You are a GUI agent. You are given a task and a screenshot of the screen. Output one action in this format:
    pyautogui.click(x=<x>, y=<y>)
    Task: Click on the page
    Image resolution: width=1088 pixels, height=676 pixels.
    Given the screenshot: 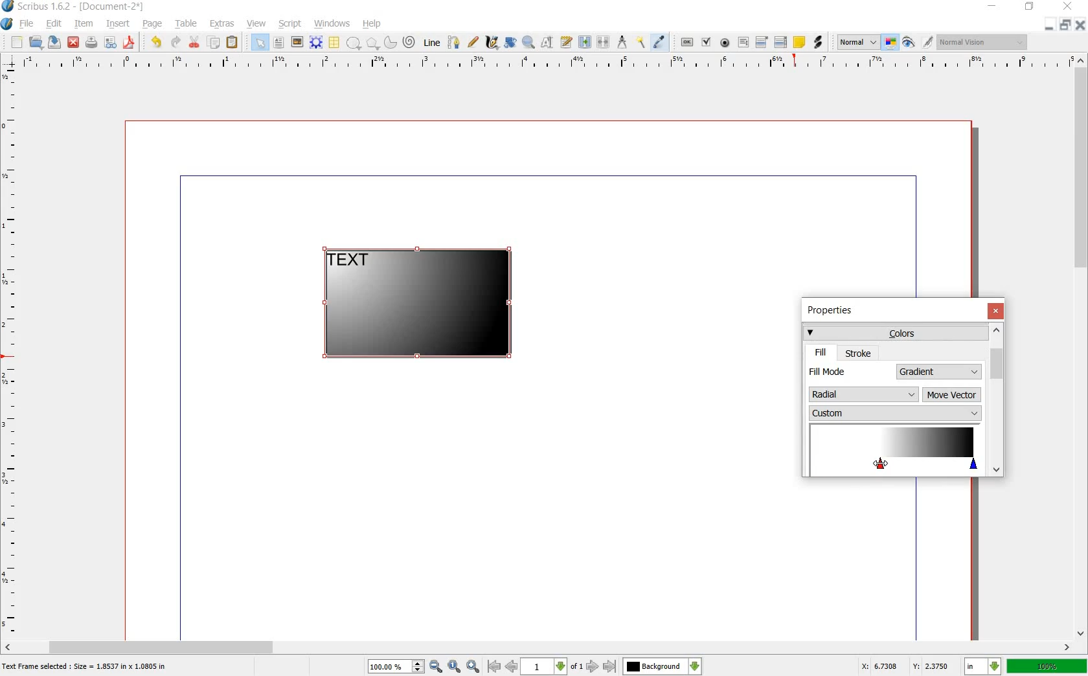 What is the action you would take?
    pyautogui.click(x=153, y=25)
    